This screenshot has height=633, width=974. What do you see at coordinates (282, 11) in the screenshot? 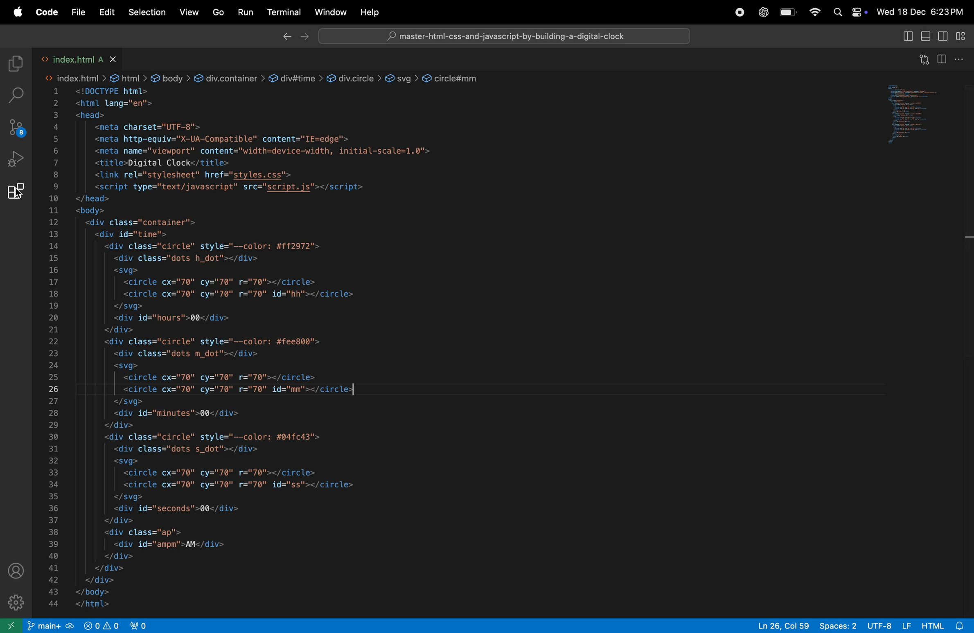
I see `terminal` at bounding box center [282, 11].